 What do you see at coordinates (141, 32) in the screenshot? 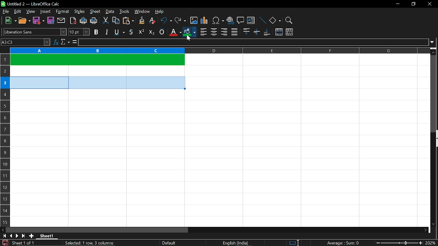
I see `supercript` at bounding box center [141, 32].